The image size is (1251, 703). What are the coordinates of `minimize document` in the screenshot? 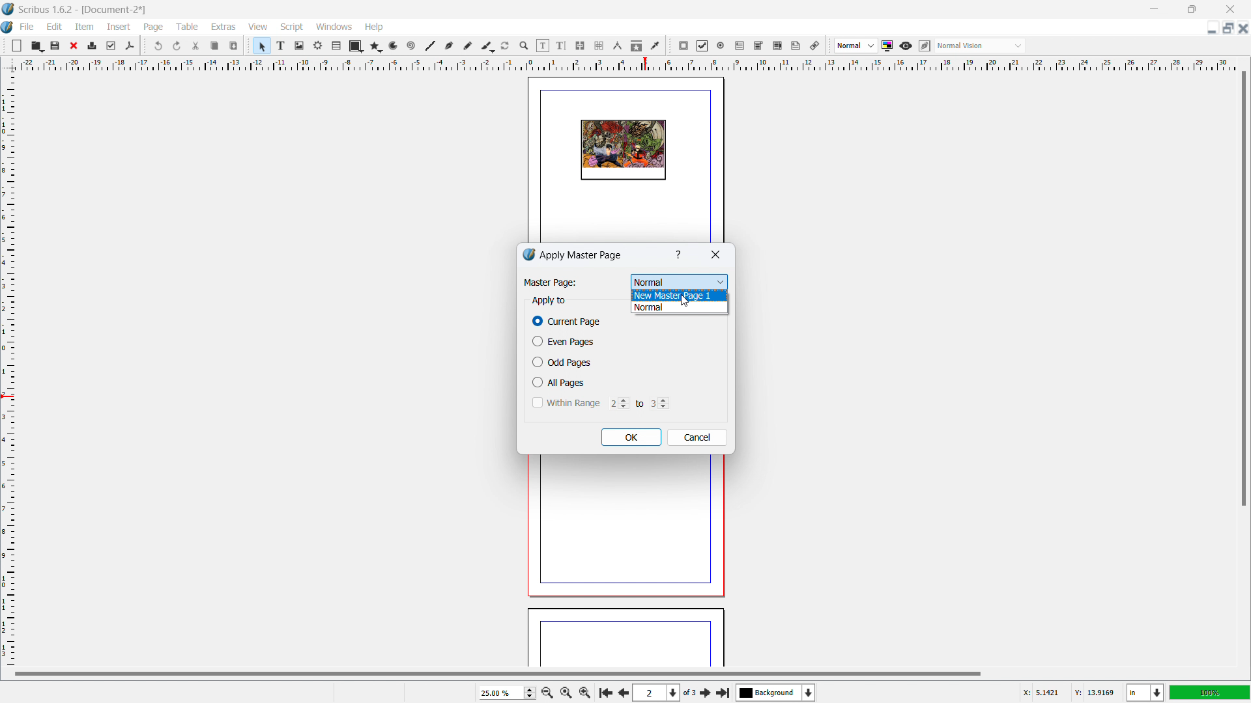 It's located at (1210, 29).